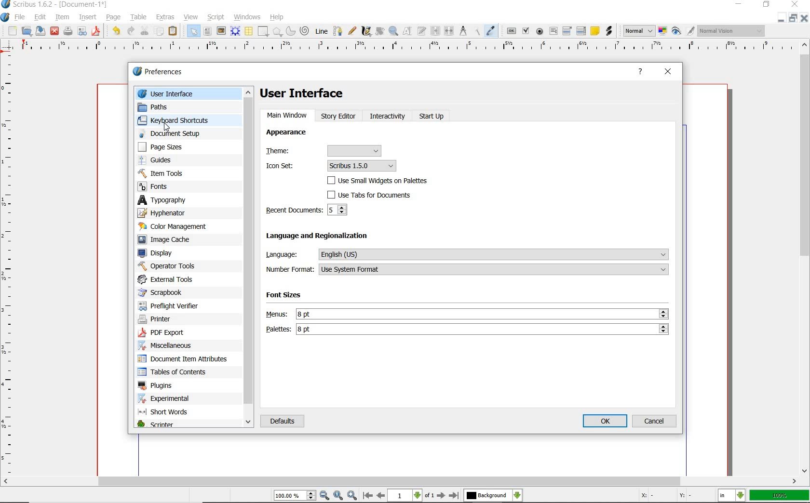 The height and width of the screenshot is (503, 810). What do you see at coordinates (408, 31) in the screenshot?
I see `edit contents of frame` at bounding box center [408, 31].